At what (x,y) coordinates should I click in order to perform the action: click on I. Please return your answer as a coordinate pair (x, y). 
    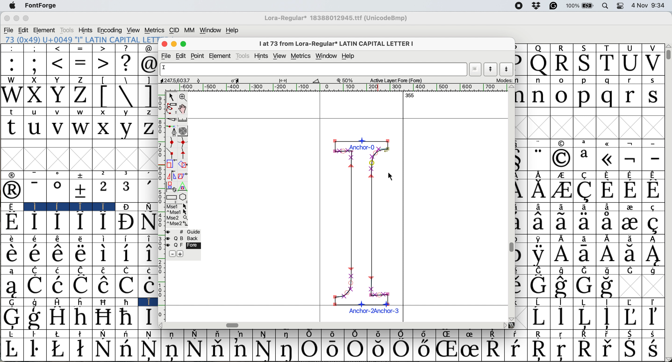
    Looking at the image, I should click on (33, 207).